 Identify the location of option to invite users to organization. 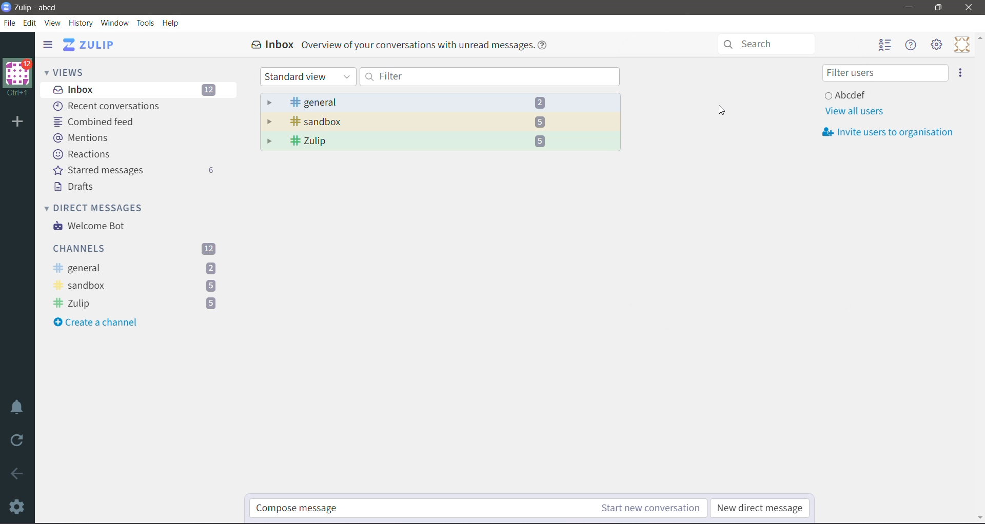
(960, 72).